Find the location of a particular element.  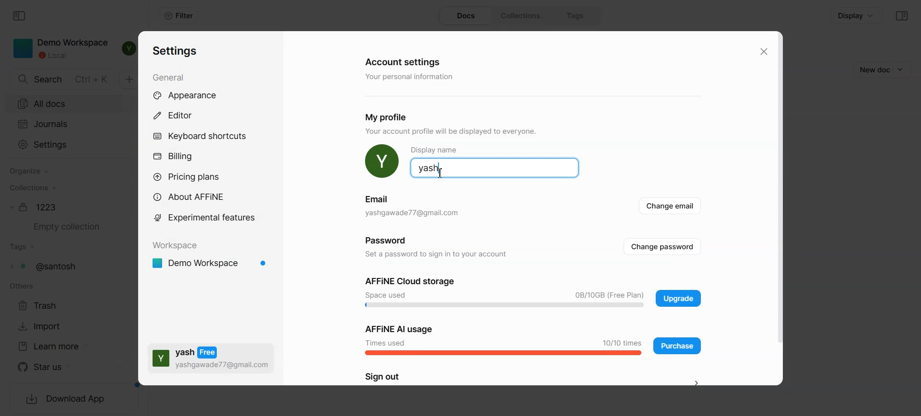

YOUr account proftie will be displayed 1o everyone. is located at coordinates (456, 132).